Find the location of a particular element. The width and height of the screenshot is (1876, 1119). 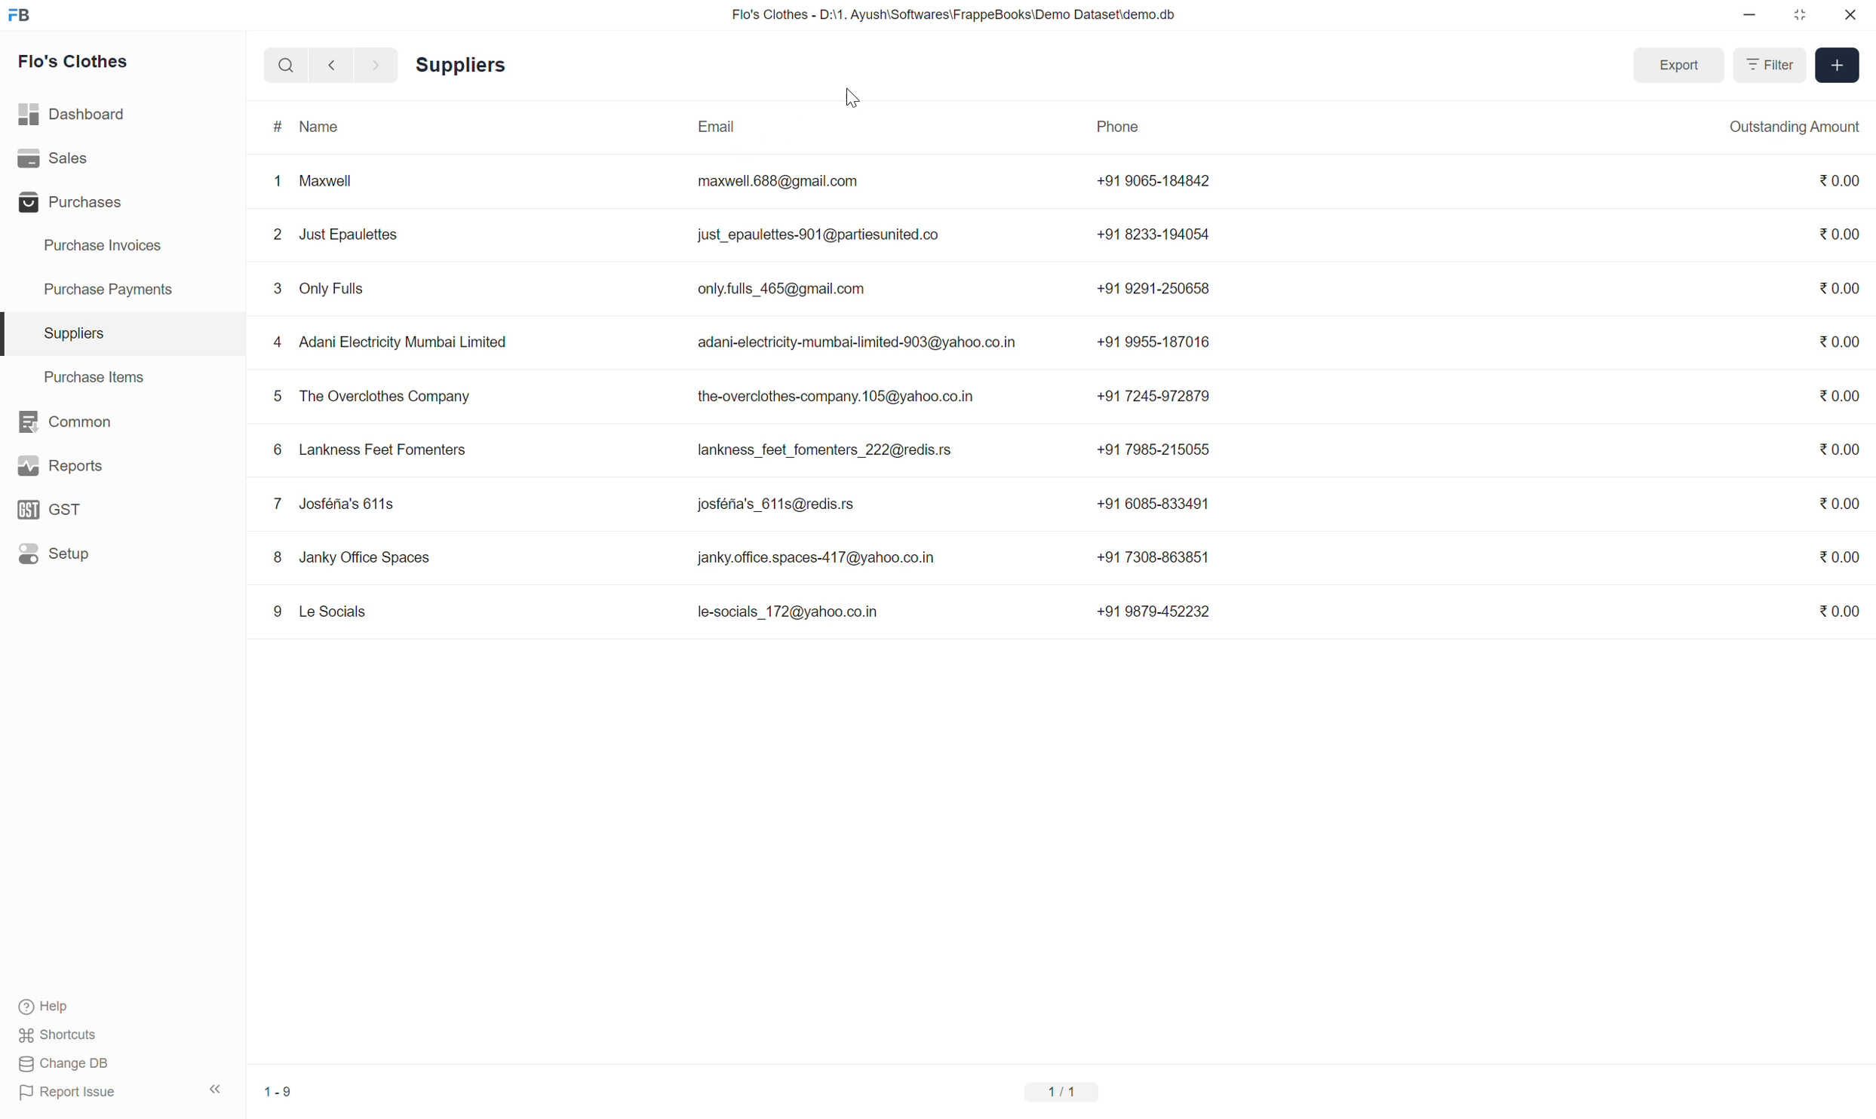

Adani Electricity Mumbai Limited is located at coordinates (406, 344).